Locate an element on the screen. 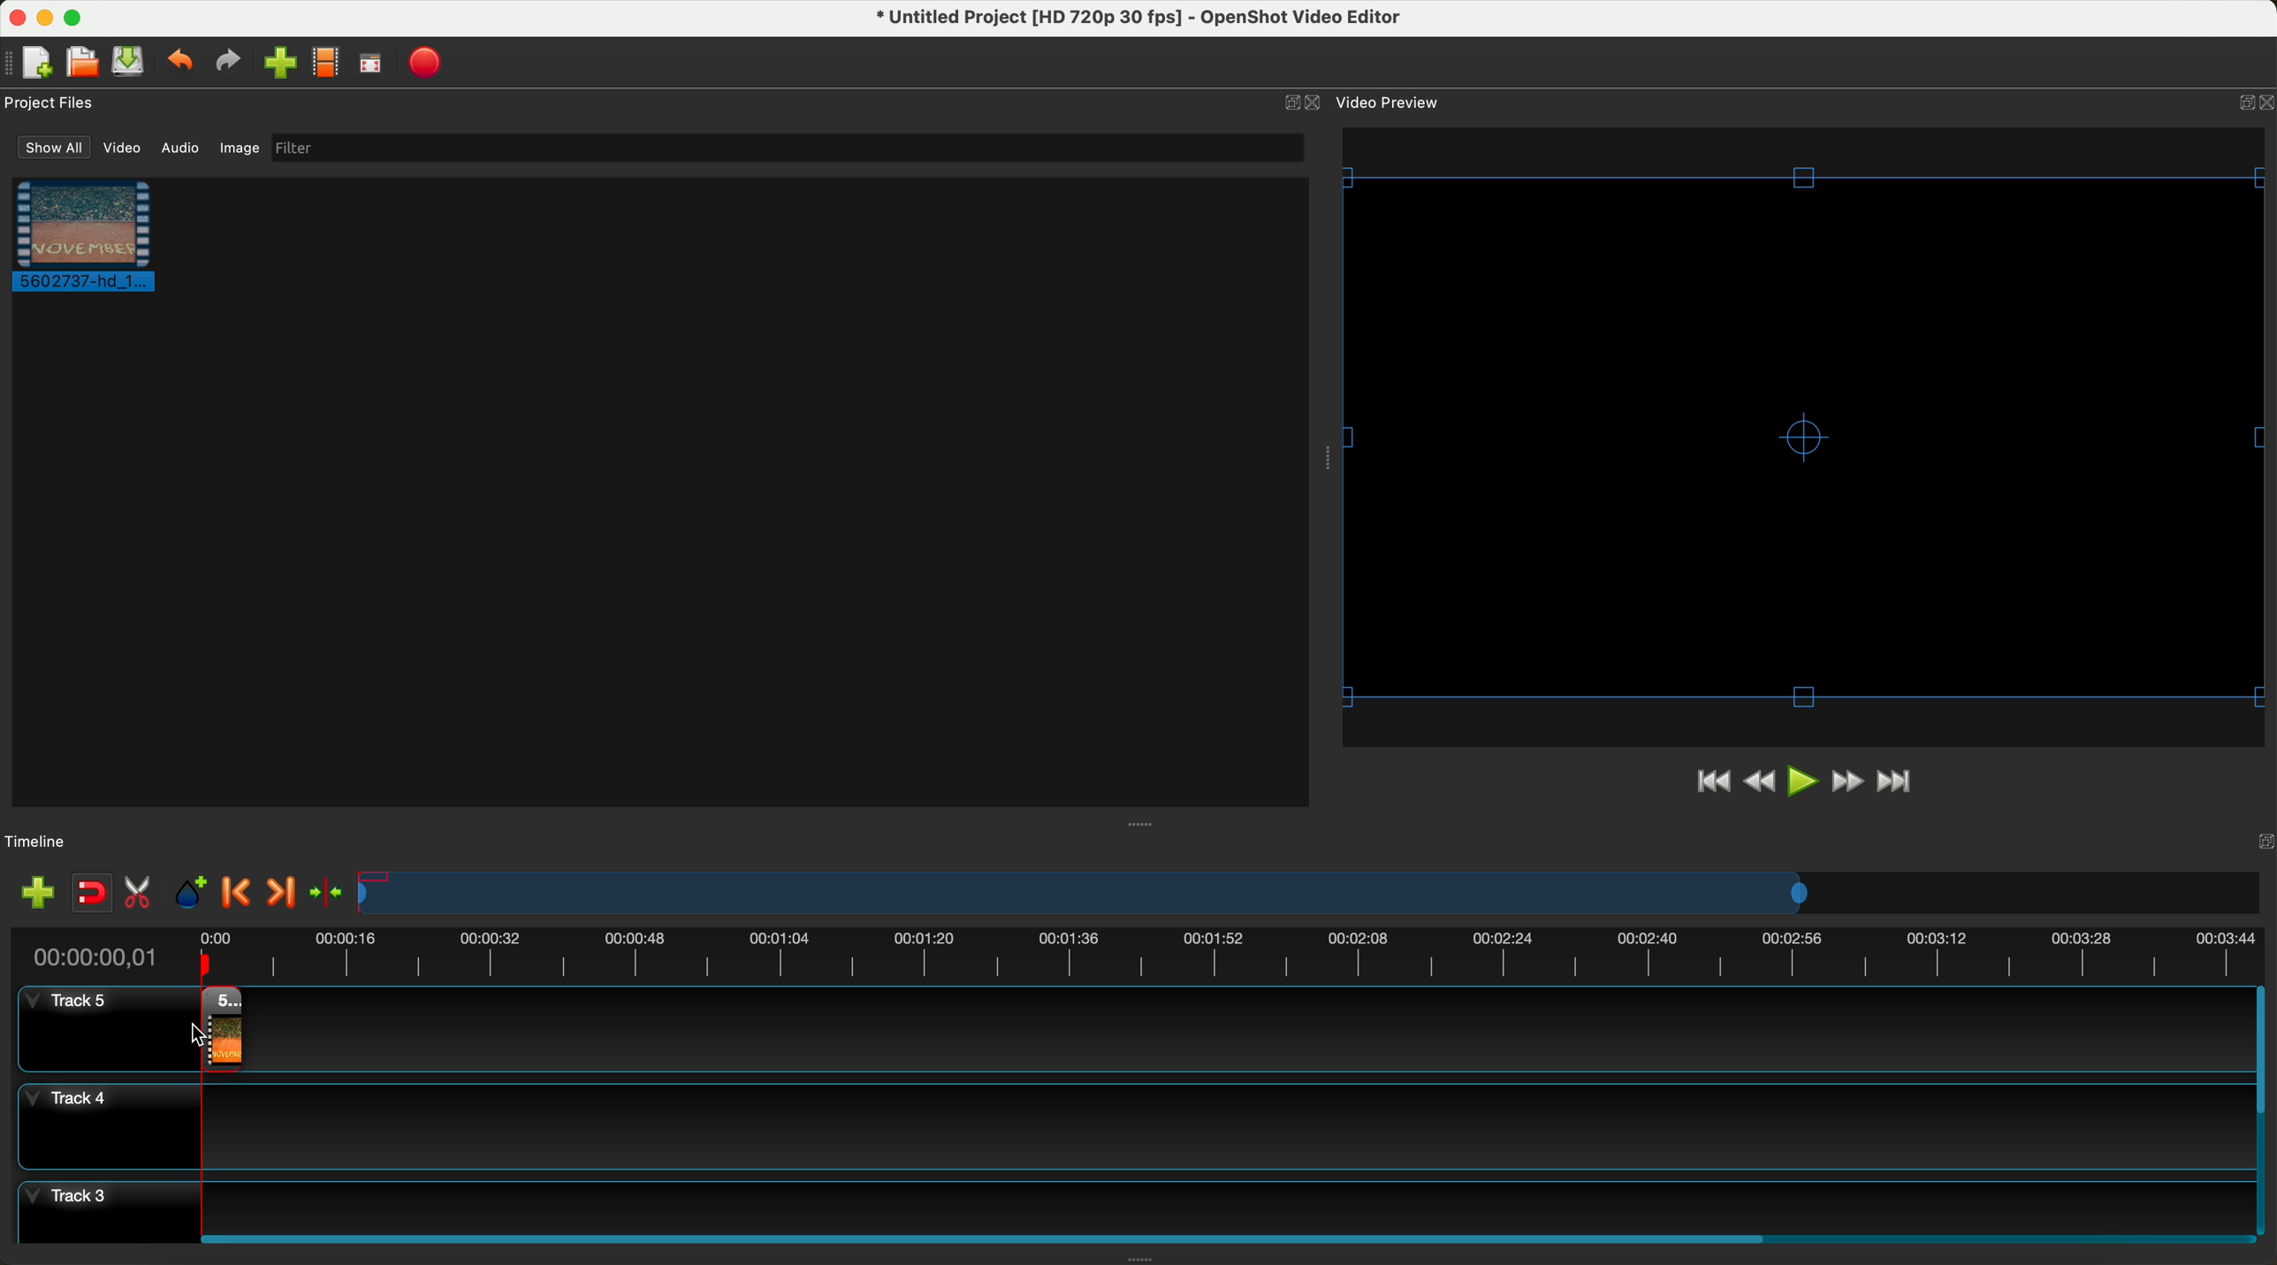 The width and height of the screenshot is (2277, 1265). export video is located at coordinates (427, 63).